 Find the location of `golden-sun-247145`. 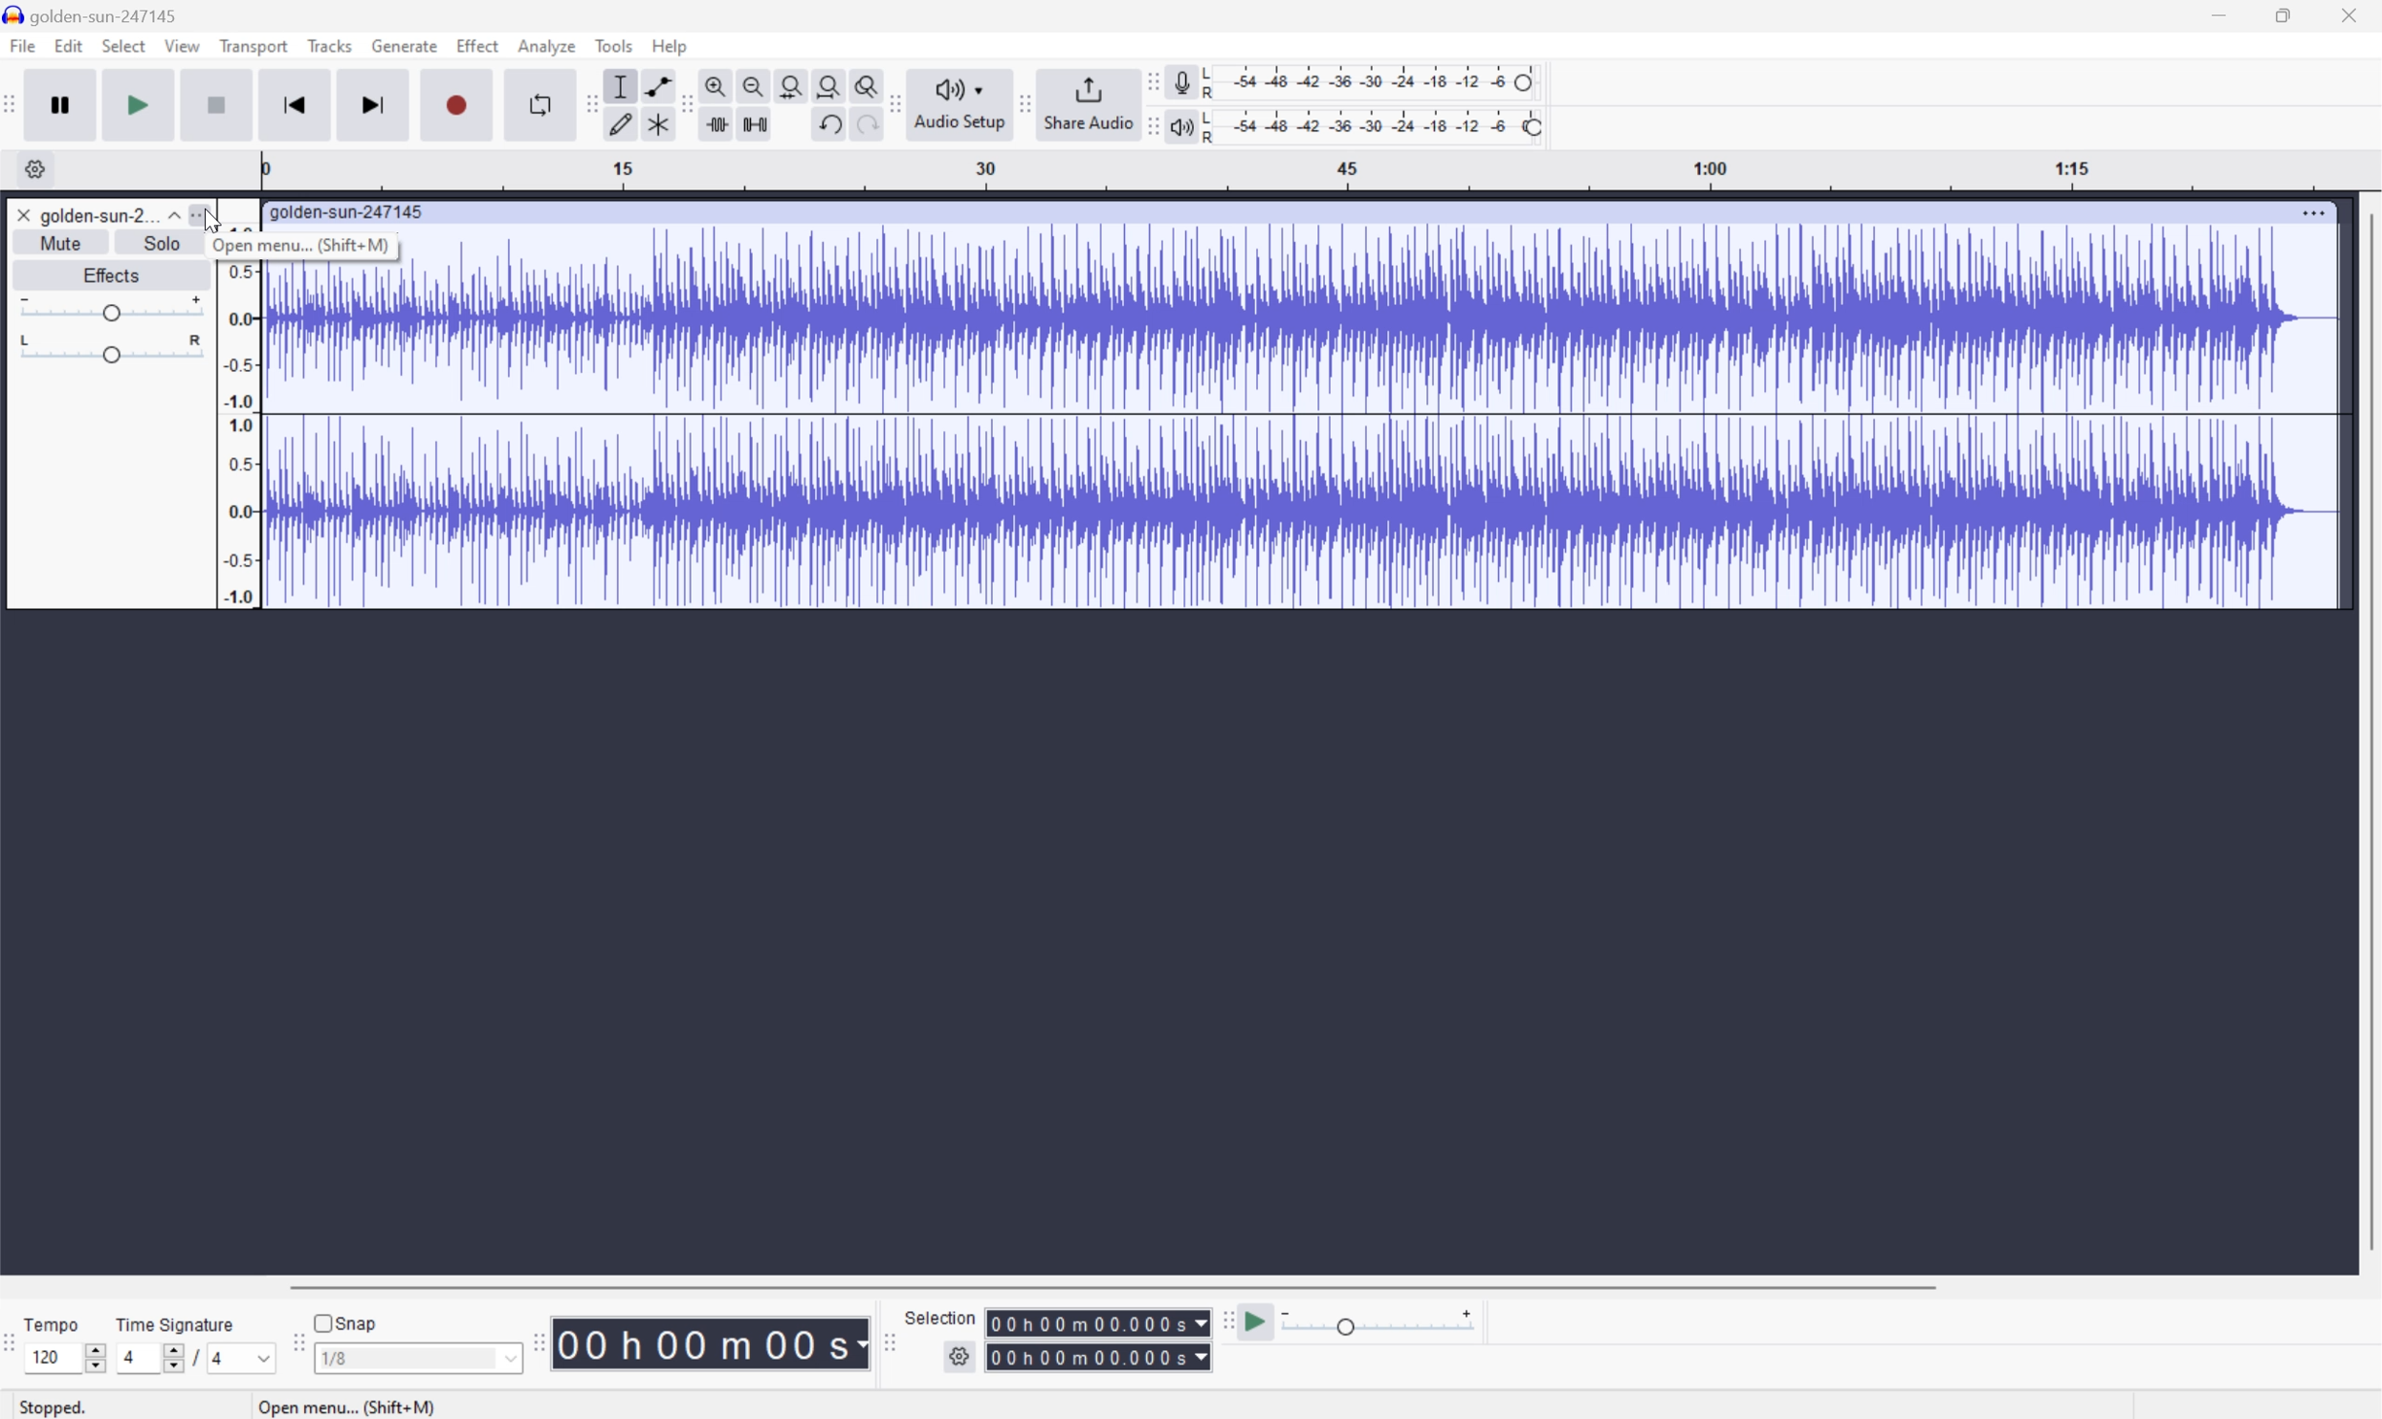

golden-sun-247145 is located at coordinates (96, 14).